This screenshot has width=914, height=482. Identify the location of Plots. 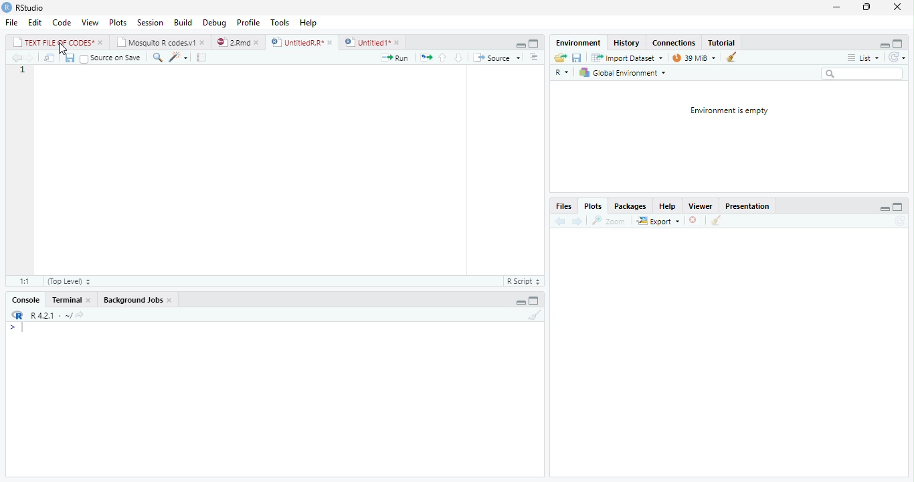
(116, 22).